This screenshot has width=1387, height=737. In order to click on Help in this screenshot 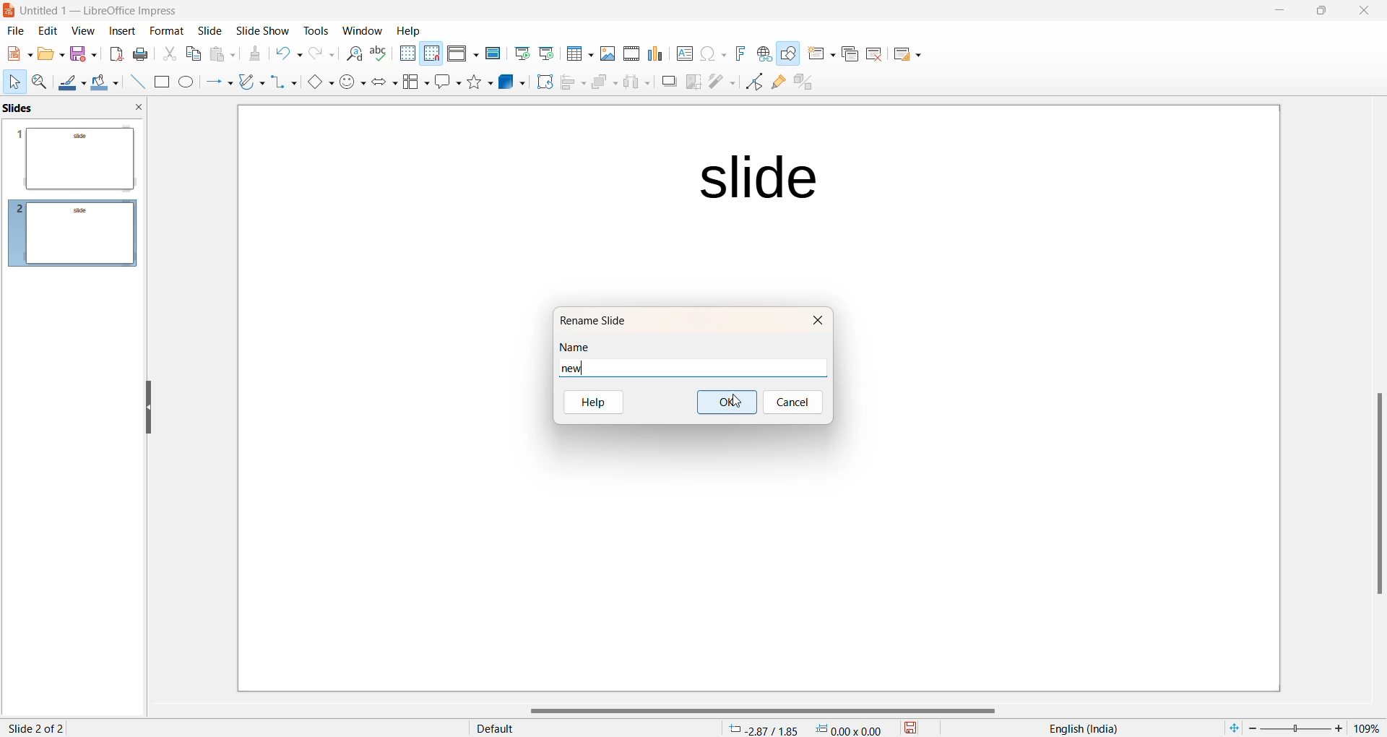, I will do `click(418, 30)`.